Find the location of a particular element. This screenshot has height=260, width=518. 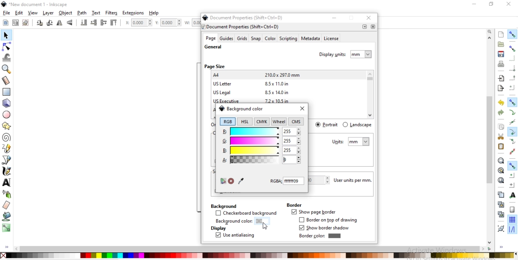

create reectangle or squares is located at coordinates (6, 91).